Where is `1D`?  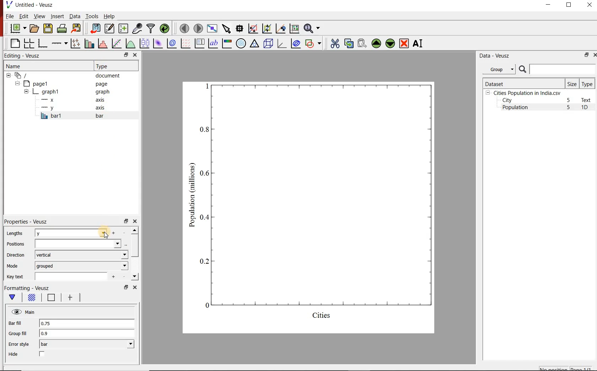 1D is located at coordinates (587, 108).